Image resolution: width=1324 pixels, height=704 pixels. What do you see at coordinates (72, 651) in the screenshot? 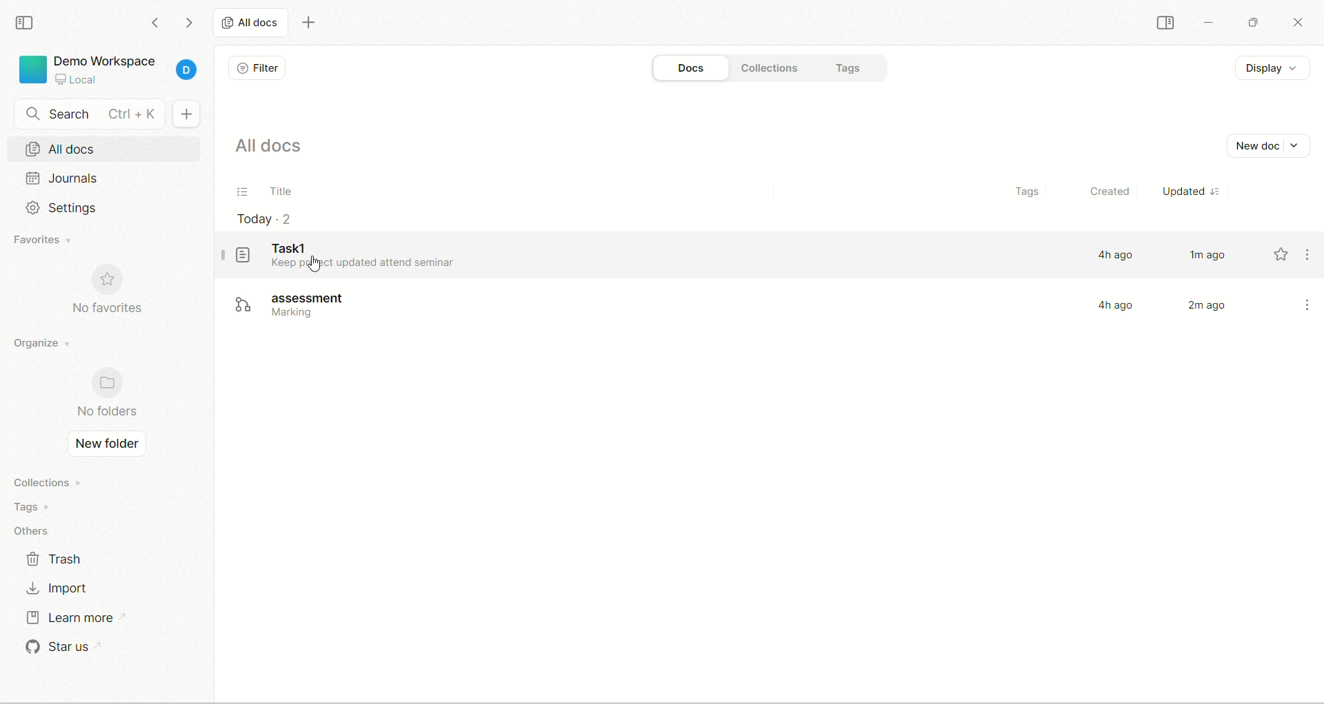
I see `star us` at bounding box center [72, 651].